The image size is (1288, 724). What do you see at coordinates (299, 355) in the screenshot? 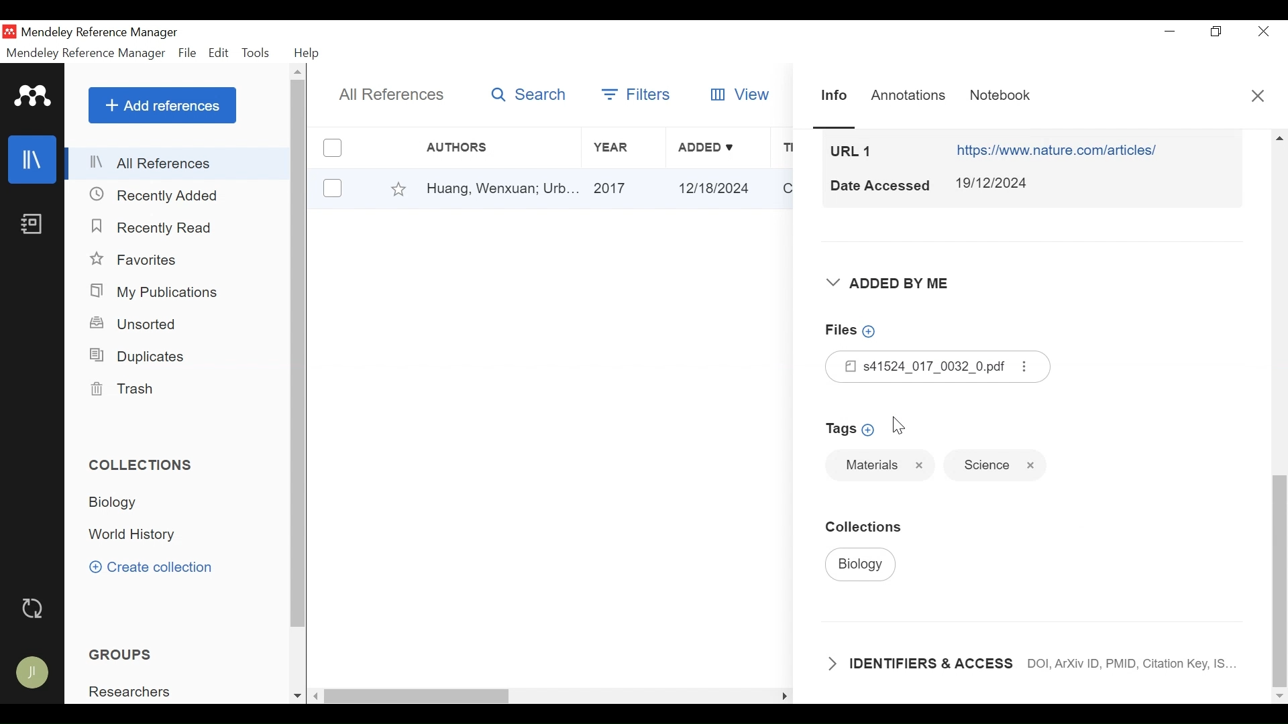
I see `Vertical Scroll bar` at bounding box center [299, 355].